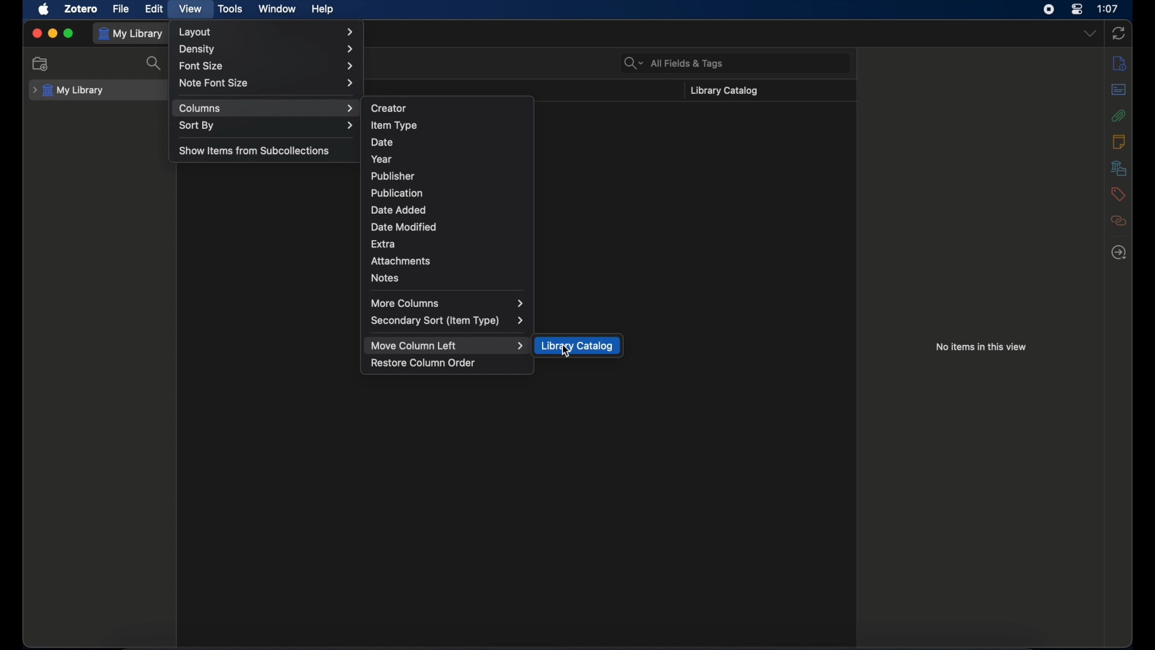 The width and height of the screenshot is (1155, 650). I want to click on show items from subcolelctions, so click(255, 150).